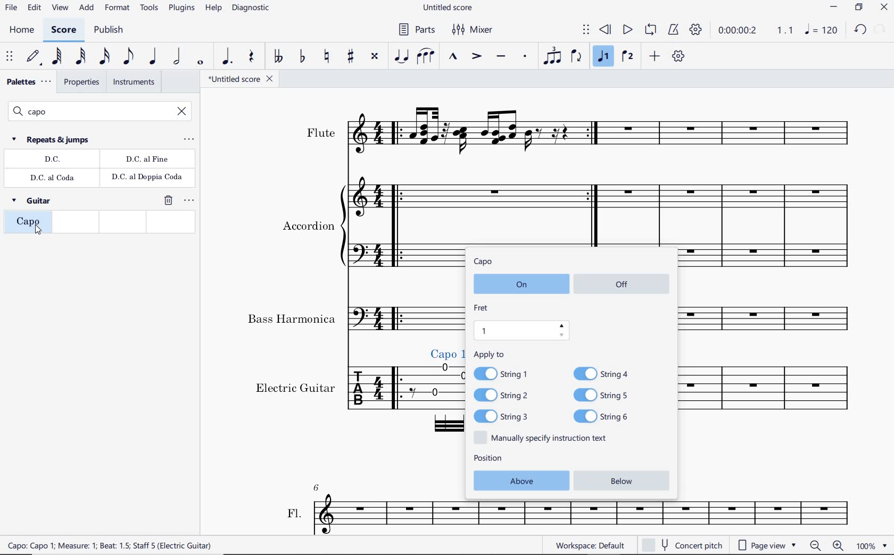 Image resolution: width=894 pixels, height=555 pixels. I want to click on mixer, so click(473, 29).